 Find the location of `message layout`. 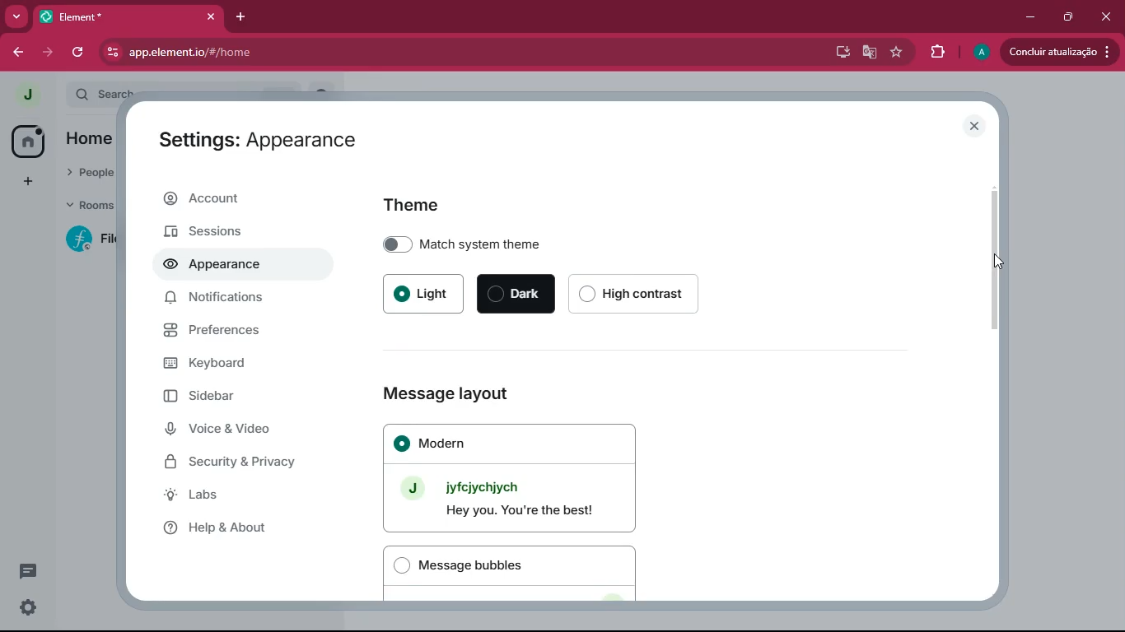

message layout is located at coordinates (512, 393).